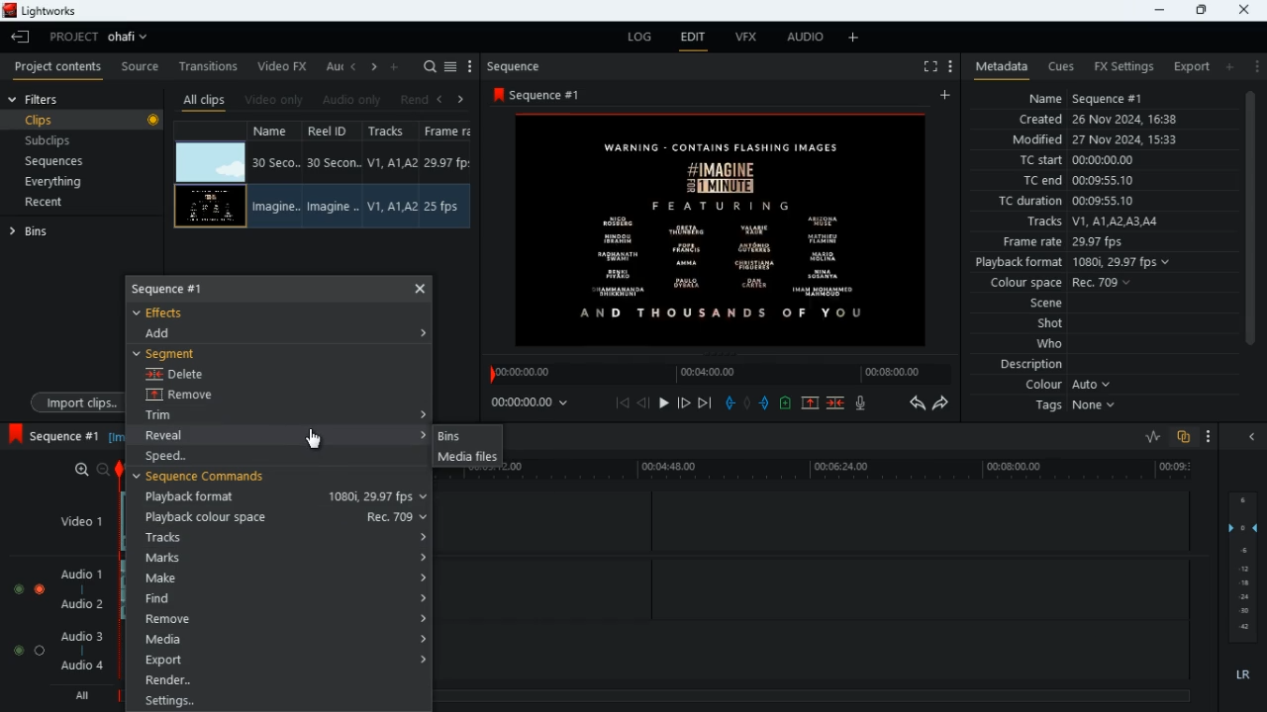  Describe the element at coordinates (1247, 569) in the screenshot. I see `layers` at that location.